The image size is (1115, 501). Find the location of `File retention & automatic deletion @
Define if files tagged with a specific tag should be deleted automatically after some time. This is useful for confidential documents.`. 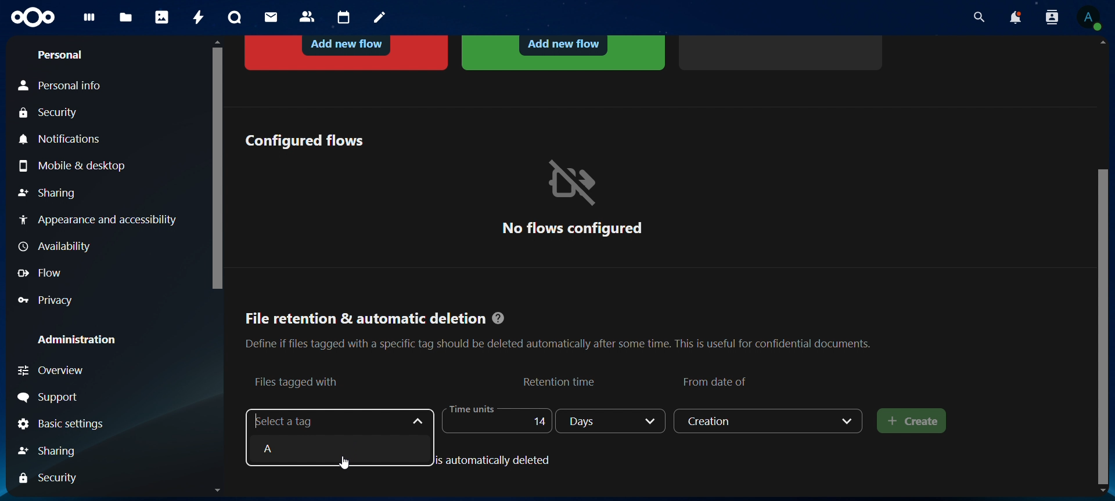

File retention & automatic deletion @
Define if files tagged with a specific tag should be deleted automatically after some time. This is useful for confidential documents. is located at coordinates (557, 326).